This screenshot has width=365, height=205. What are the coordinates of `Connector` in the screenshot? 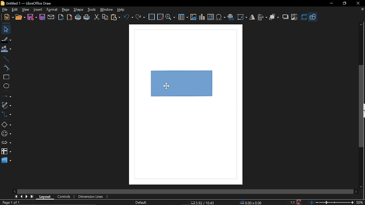 It's located at (6, 115).